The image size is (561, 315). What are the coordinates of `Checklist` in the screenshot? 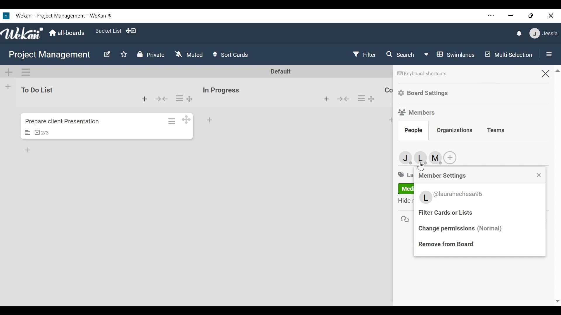 It's located at (41, 132).